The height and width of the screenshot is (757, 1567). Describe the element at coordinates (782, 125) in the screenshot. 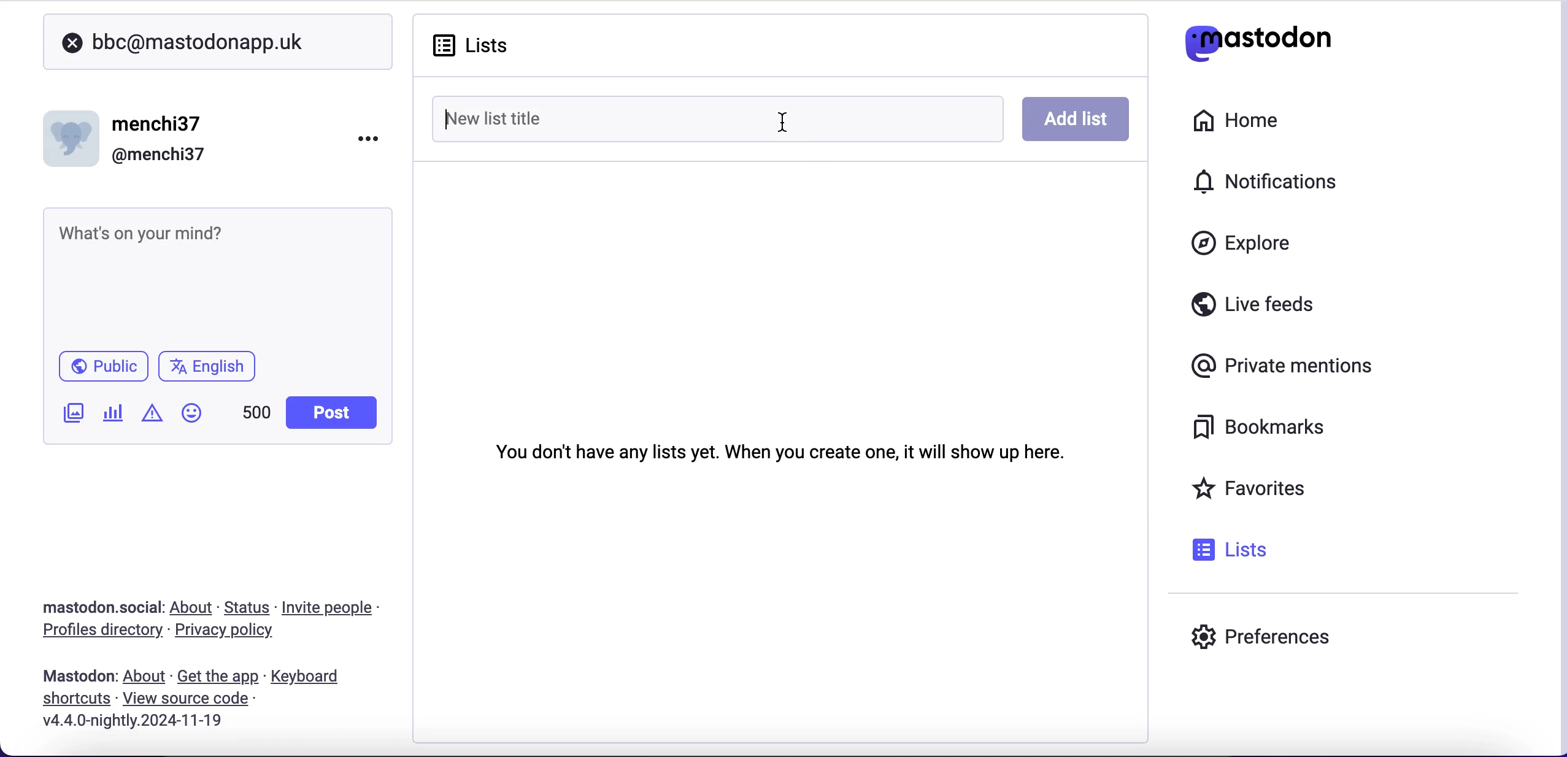

I see `cursor` at that location.